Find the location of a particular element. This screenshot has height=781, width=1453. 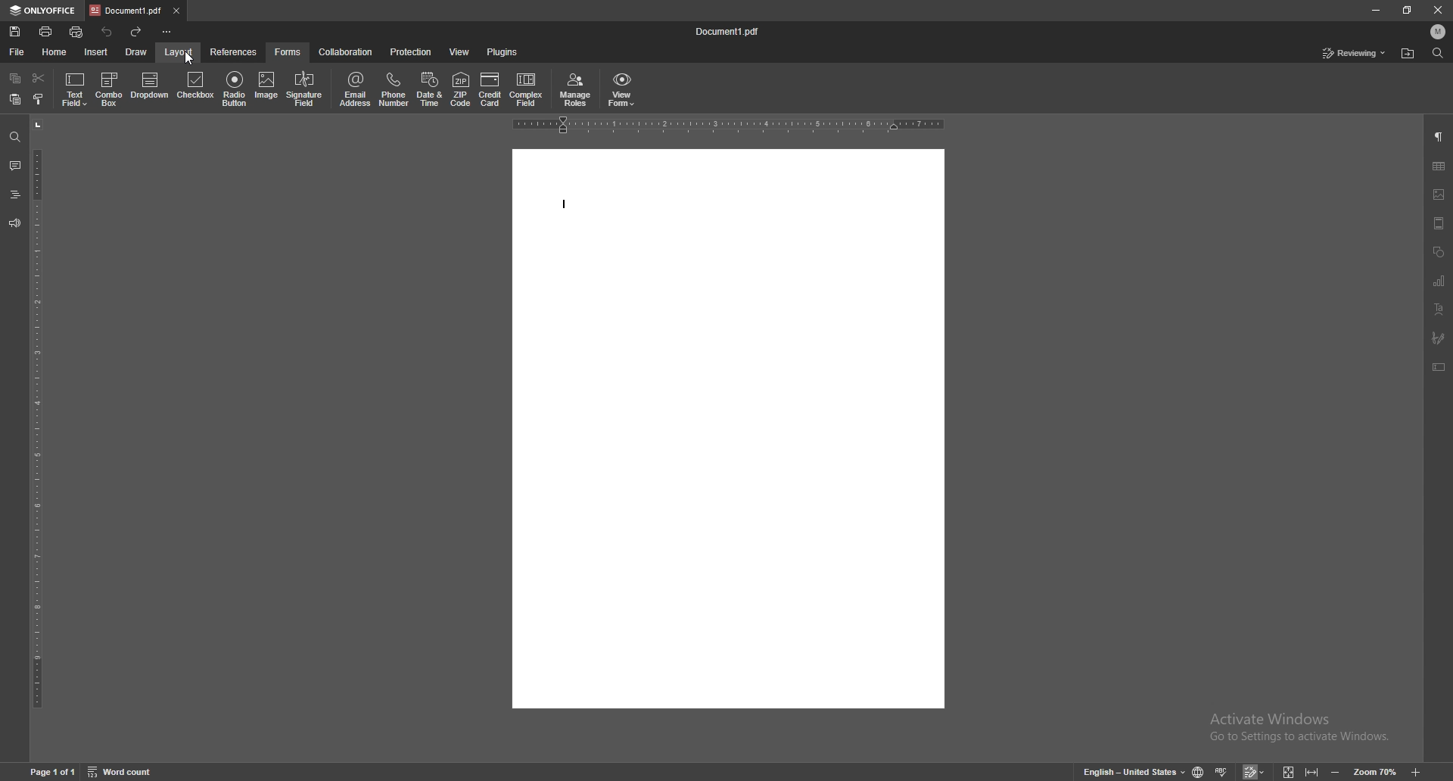

text field is located at coordinates (76, 89).